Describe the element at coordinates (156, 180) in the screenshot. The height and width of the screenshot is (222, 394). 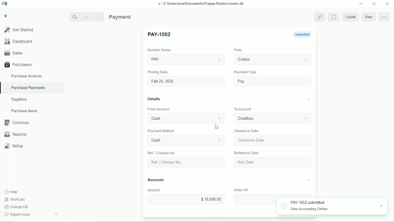
I see `Amounts` at that location.